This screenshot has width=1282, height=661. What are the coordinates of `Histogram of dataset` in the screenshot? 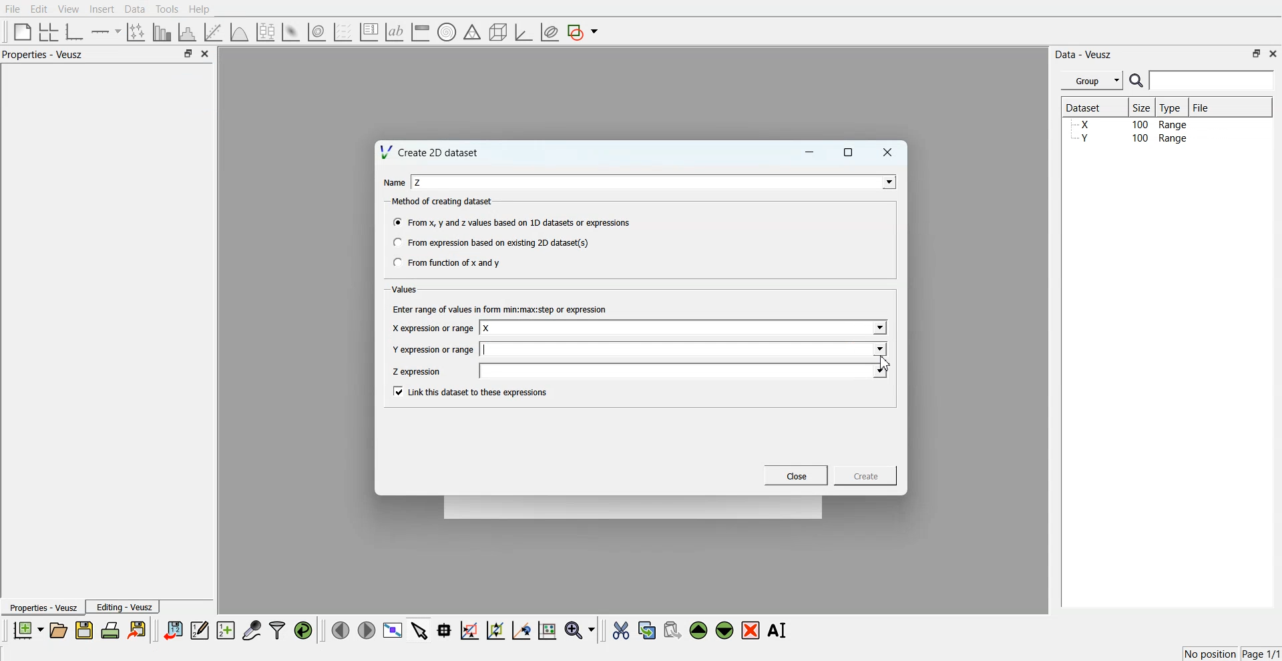 It's located at (186, 33).